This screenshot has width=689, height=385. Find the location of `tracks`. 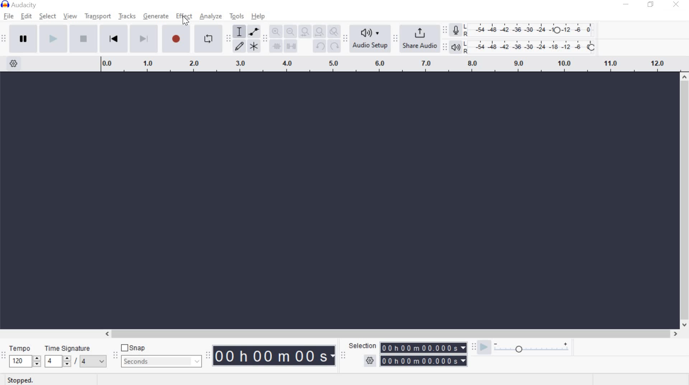

tracks is located at coordinates (126, 17).